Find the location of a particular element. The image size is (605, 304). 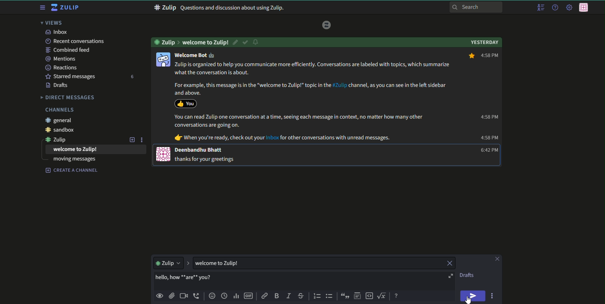

search bar is located at coordinates (476, 7).